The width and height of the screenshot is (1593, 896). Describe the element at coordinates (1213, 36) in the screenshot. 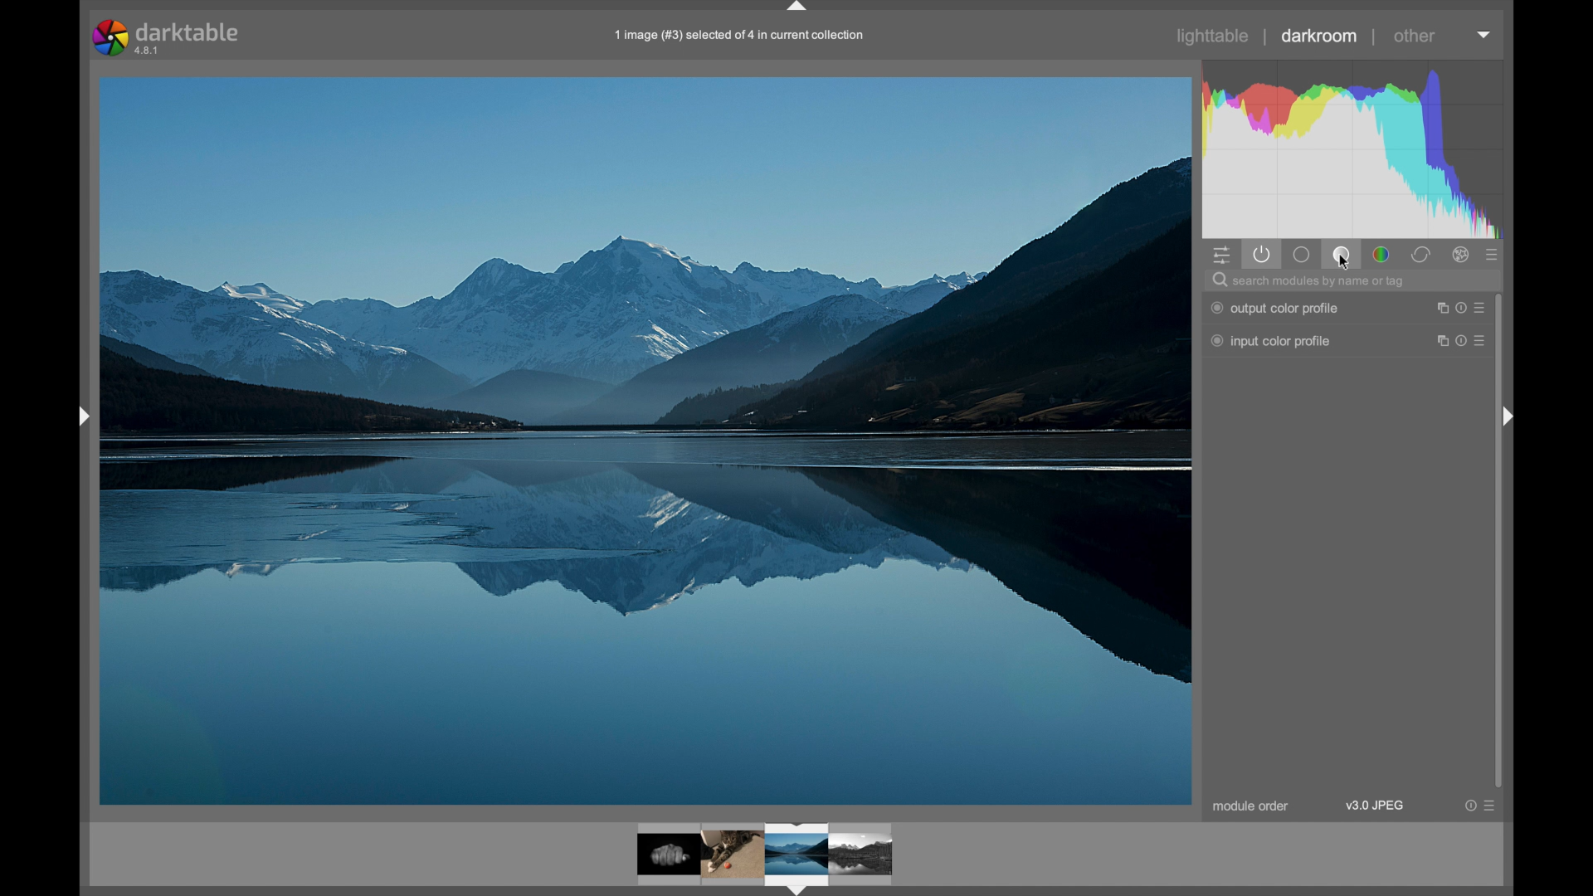

I see `lighttable` at that location.